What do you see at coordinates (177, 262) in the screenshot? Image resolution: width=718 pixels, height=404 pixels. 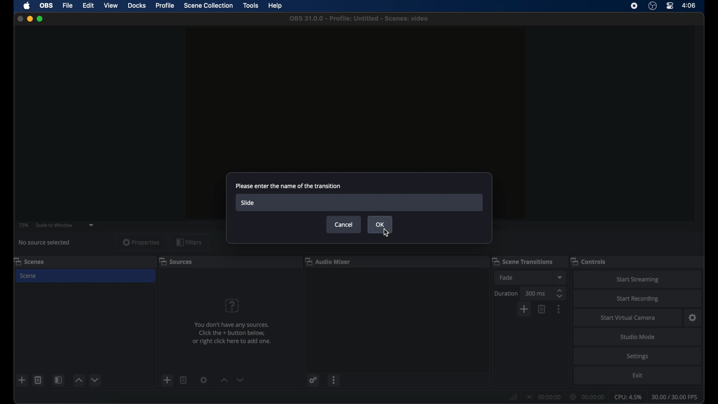 I see `sources` at bounding box center [177, 262].